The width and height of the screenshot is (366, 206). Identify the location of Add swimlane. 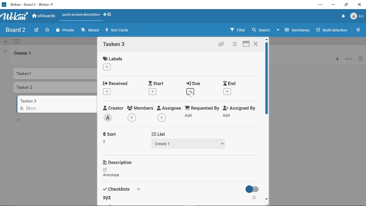
(6, 41).